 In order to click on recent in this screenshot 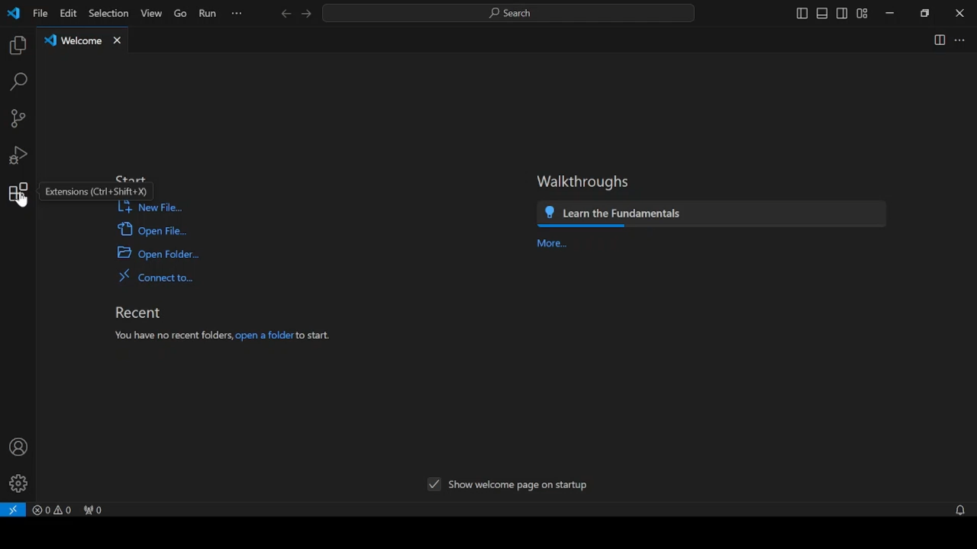, I will do `click(138, 312)`.